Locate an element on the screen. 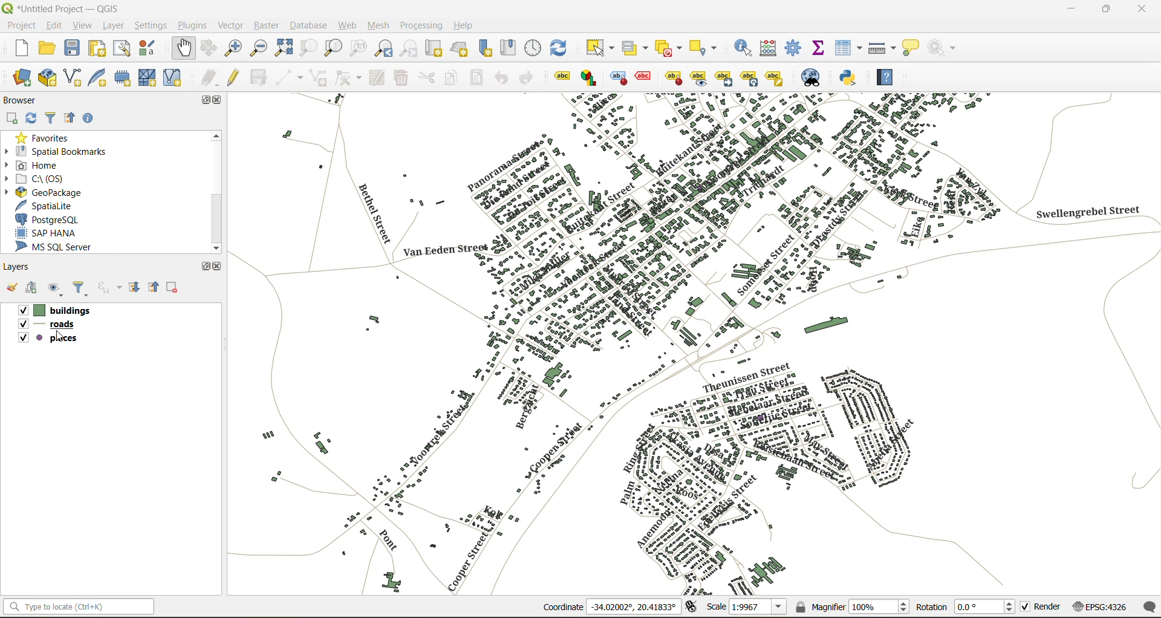 This screenshot has height=618, width=1161. select location is located at coordinates (706, 48).